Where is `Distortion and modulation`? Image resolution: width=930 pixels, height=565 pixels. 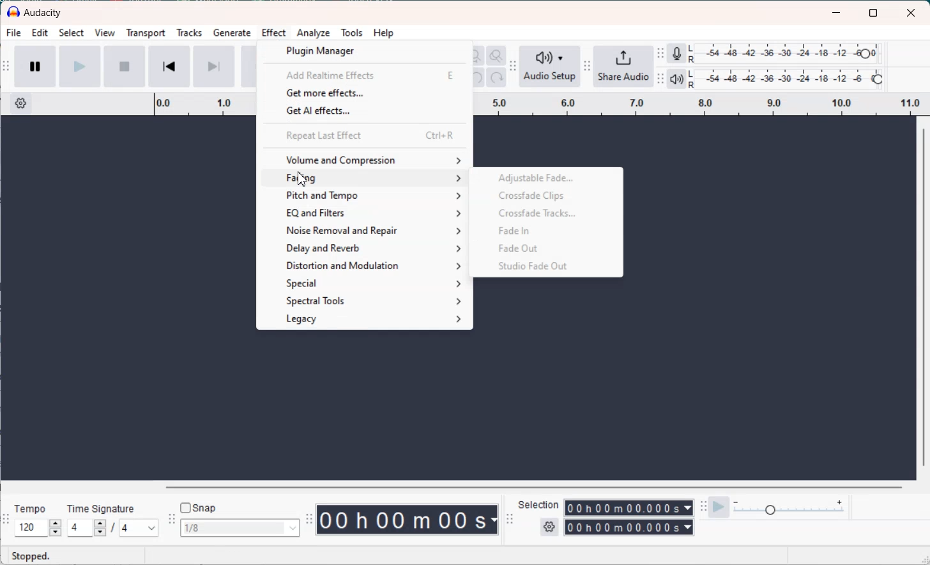 Distortion and modulation is located at coordinates (366, 265).